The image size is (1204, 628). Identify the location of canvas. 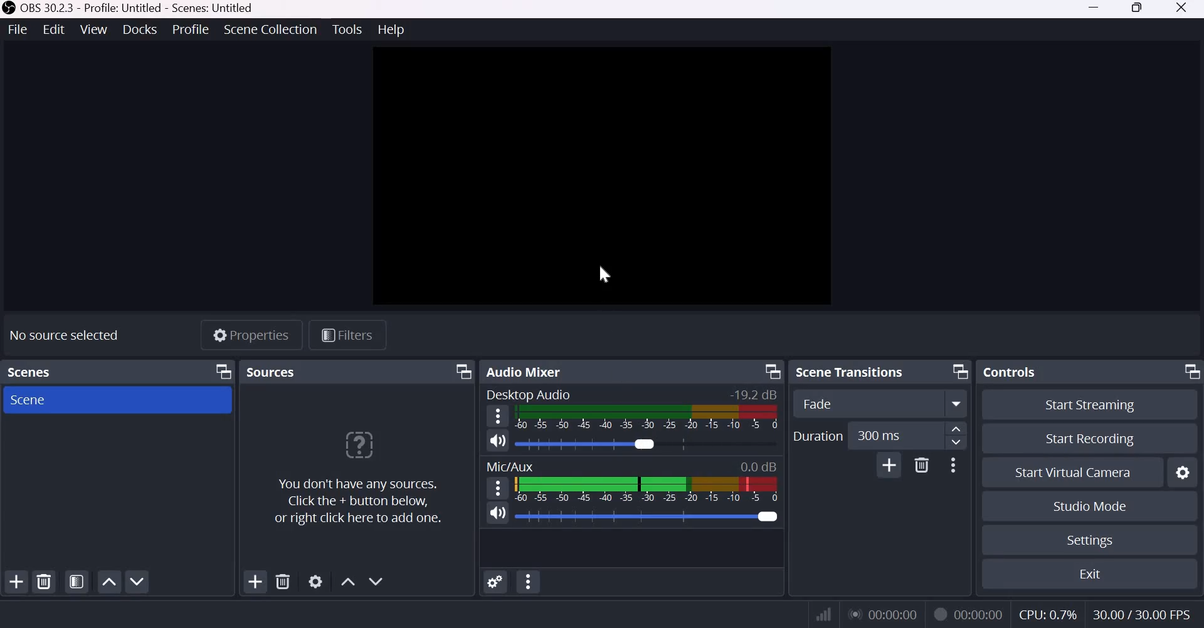
(603, 177).